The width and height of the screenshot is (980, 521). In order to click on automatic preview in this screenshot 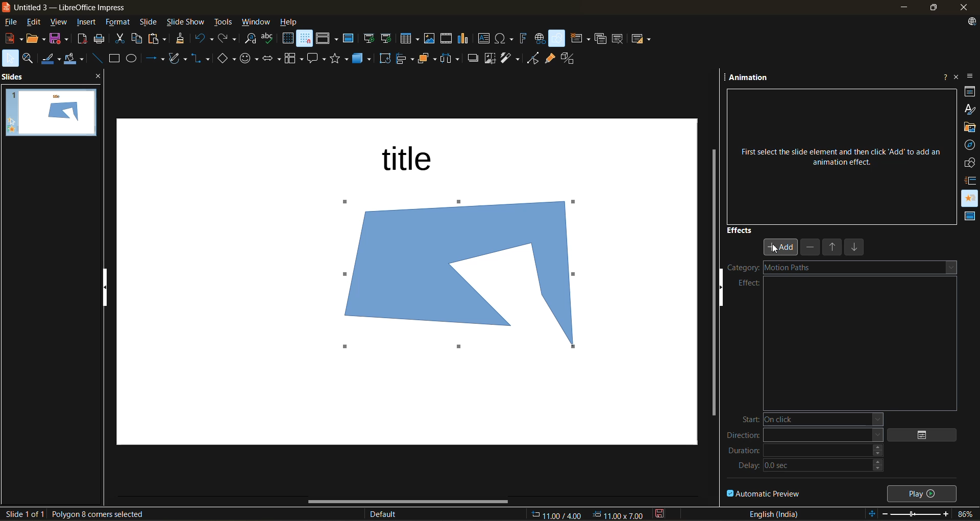, I will do `click(765, 493)`.